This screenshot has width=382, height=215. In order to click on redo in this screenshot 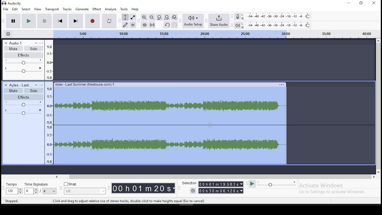, I will do `click(174, 25)`.